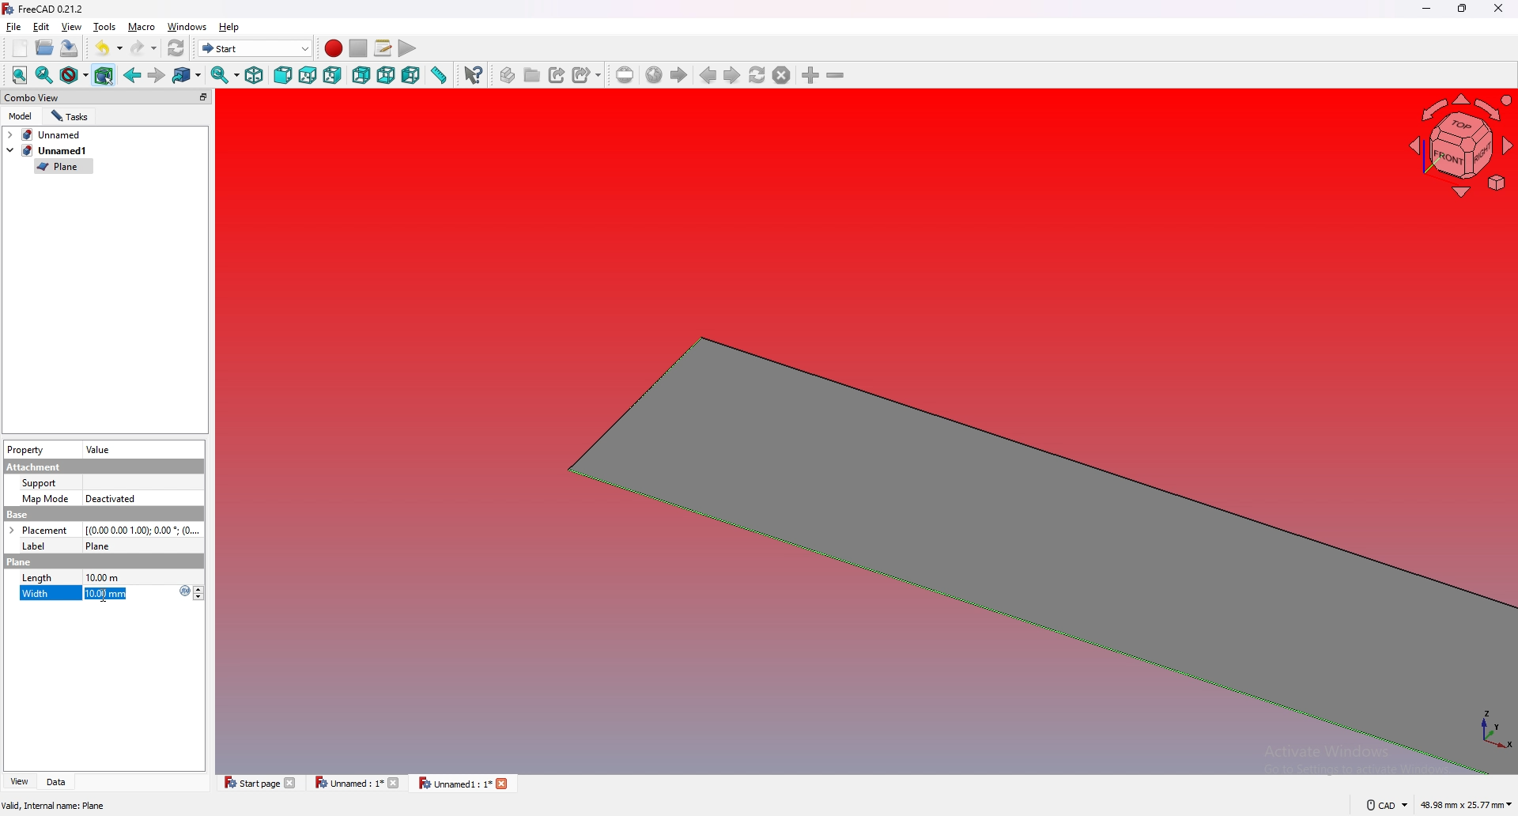 The height and width of the screenshot is (816, 1518). What do you see at coordinates (678, 75) in the screenshot?
I see `start page` at bounding box center [678, 75].